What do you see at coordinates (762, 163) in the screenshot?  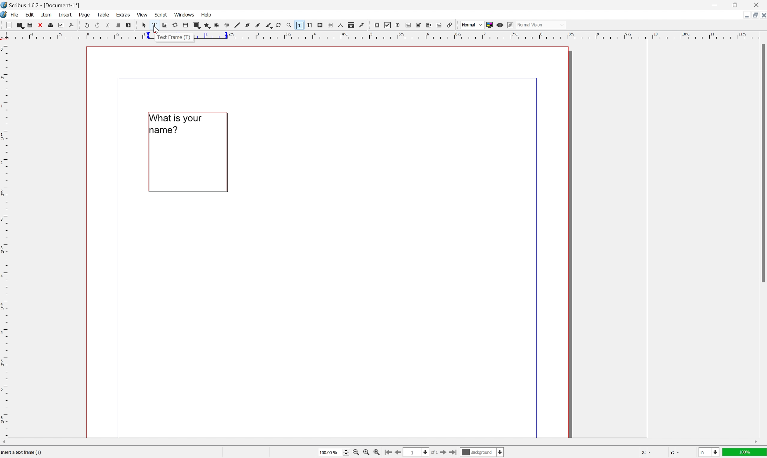 I see `scroll bar` at bounding box center [762, 163].